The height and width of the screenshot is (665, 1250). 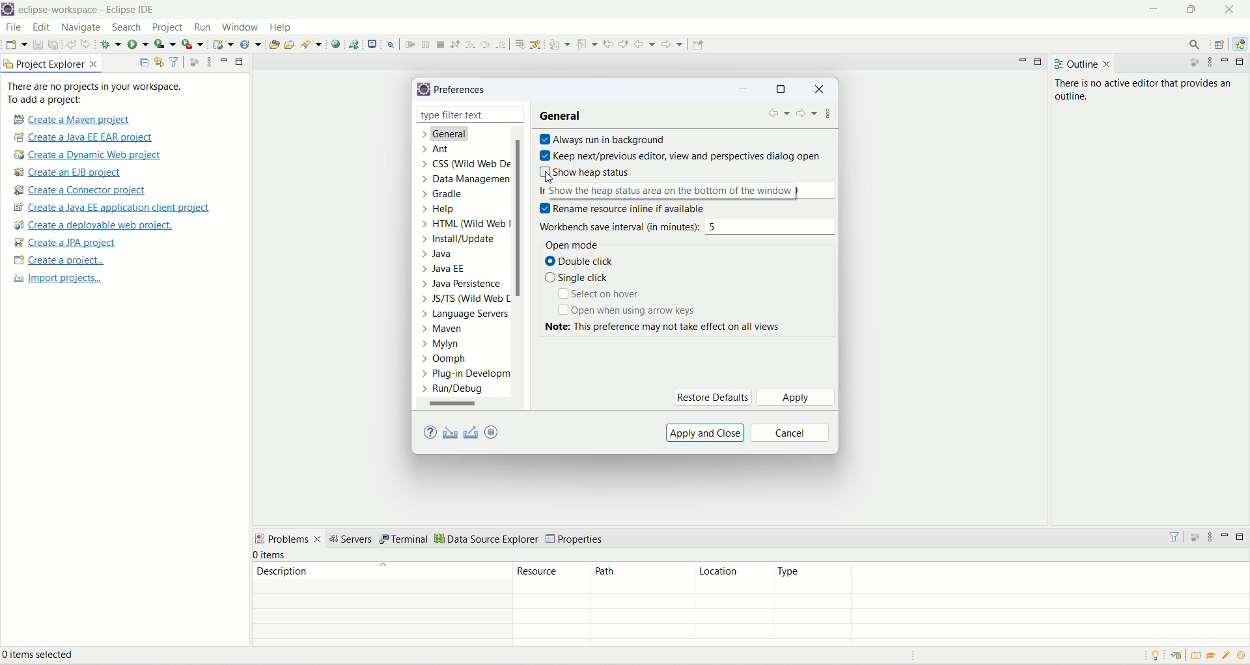 What do you see at coordinates (1194, 12) in the screenshot?
I see `maximize` at bounding box center [1194, 12].